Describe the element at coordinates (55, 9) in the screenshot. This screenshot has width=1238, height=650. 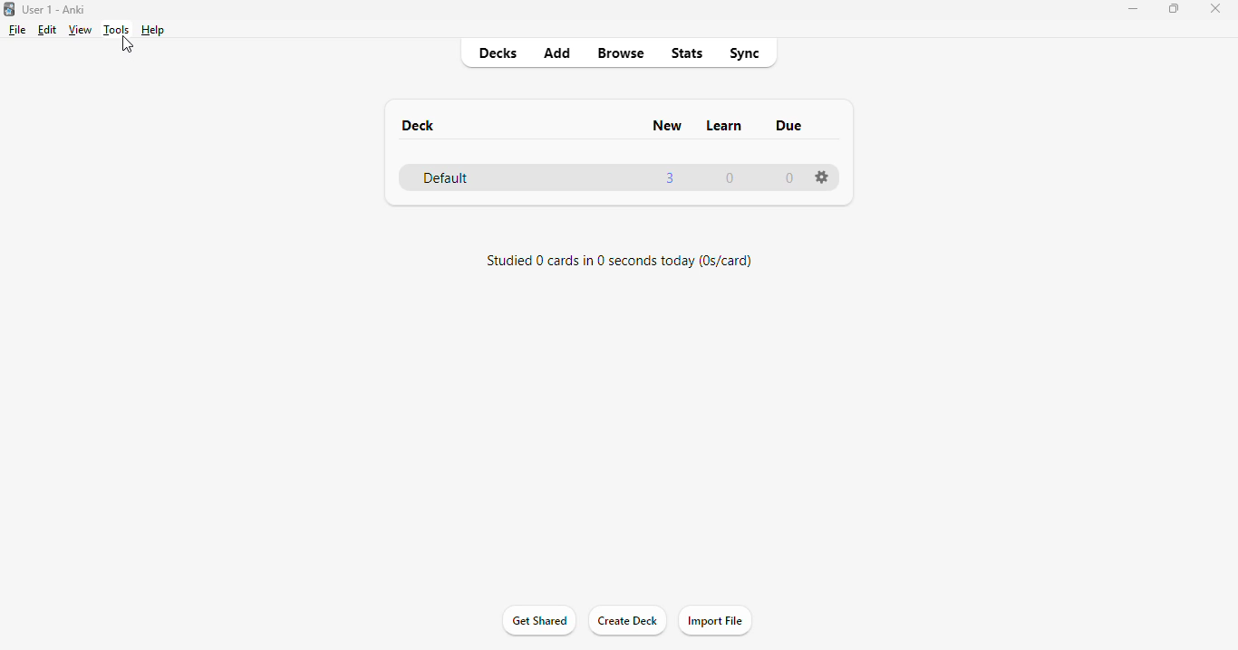
I see `User 1 - Anki` at that location.